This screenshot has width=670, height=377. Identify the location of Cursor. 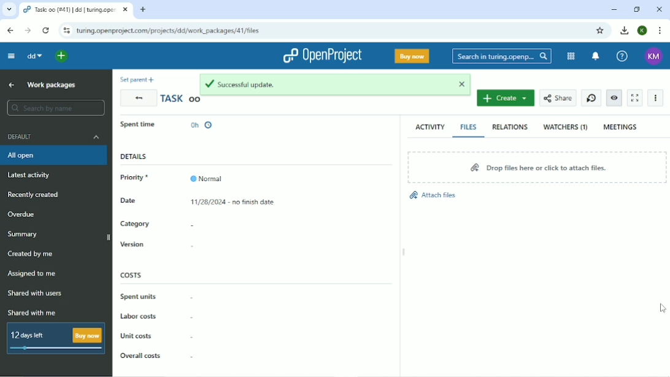
(661, 308).